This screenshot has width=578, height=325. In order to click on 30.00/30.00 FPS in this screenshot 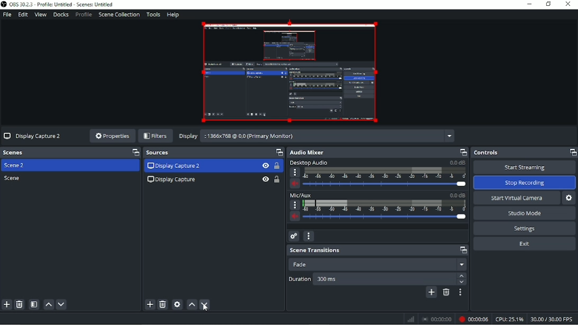, I will do `click(553, 319)`.